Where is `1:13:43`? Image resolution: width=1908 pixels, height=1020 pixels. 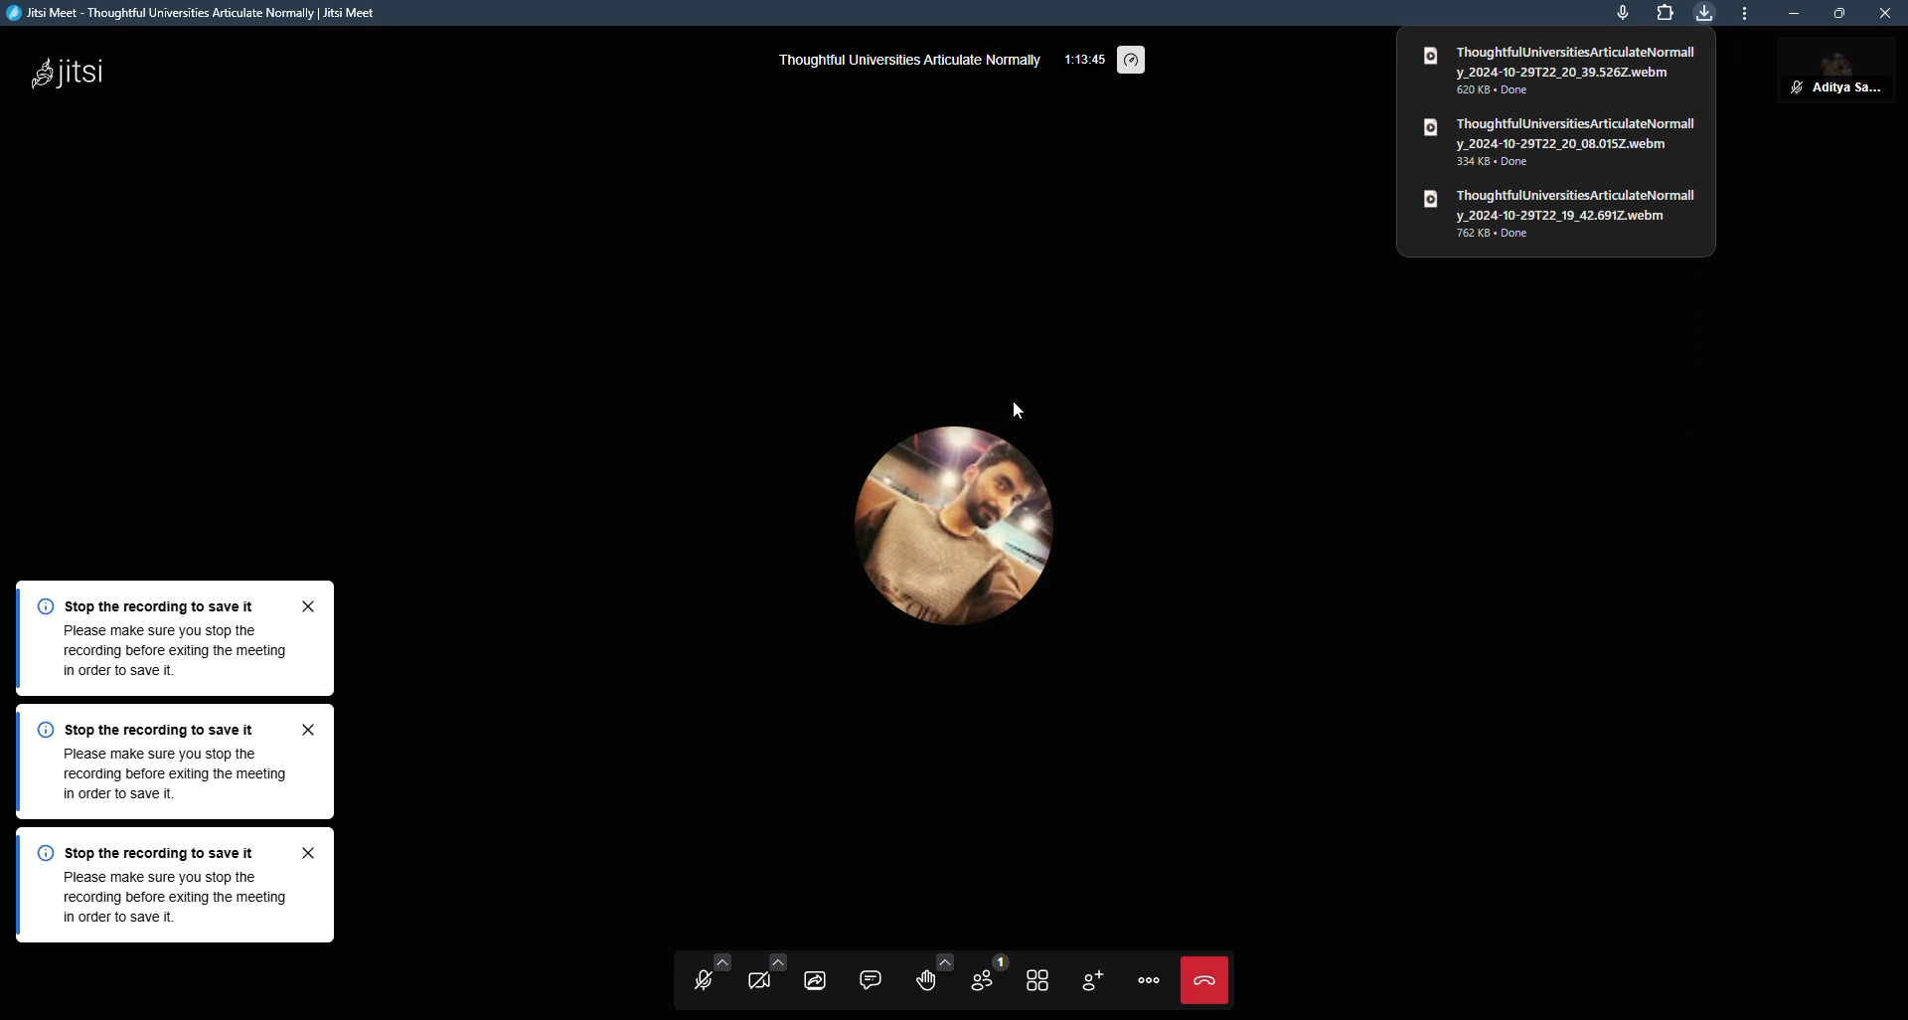 1:13:43 is located at coordinates (1081, 64).